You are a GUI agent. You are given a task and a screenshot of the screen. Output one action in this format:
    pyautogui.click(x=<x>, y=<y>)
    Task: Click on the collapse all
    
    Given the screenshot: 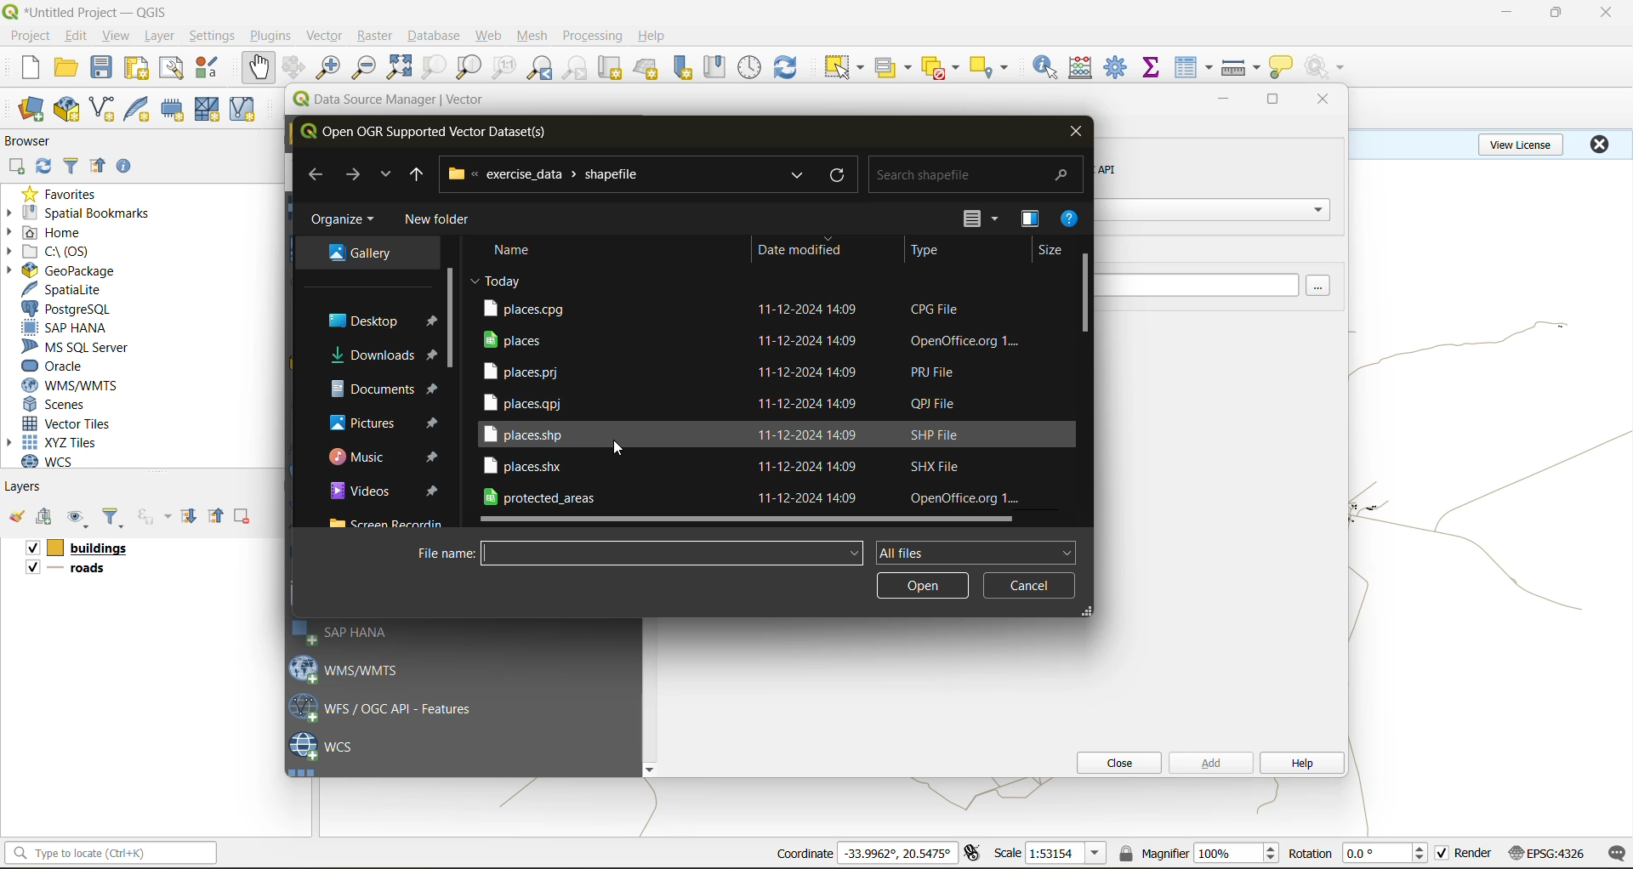 What is the action you would take?
    pyautogui.click(x=219, y=516)
    